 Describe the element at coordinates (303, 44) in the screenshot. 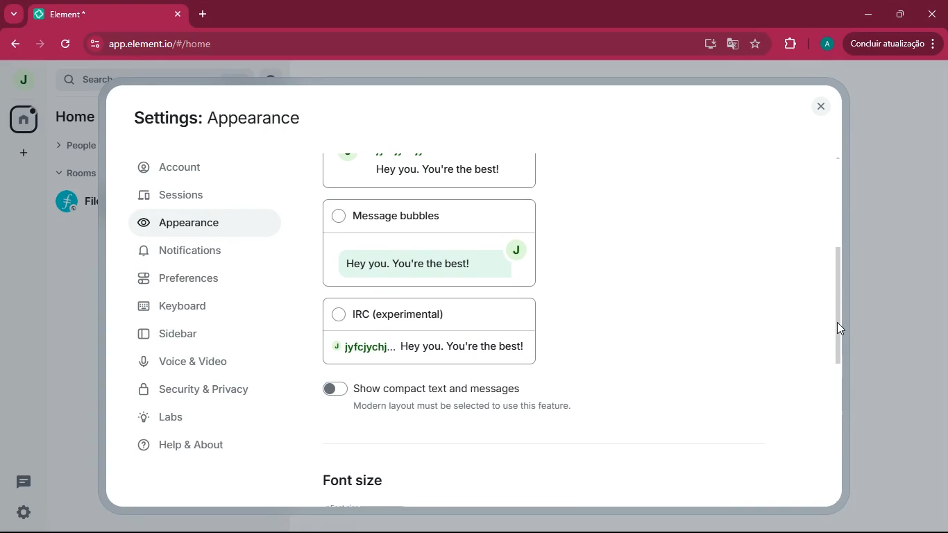

I see `app.elementio/#/home` at that location.